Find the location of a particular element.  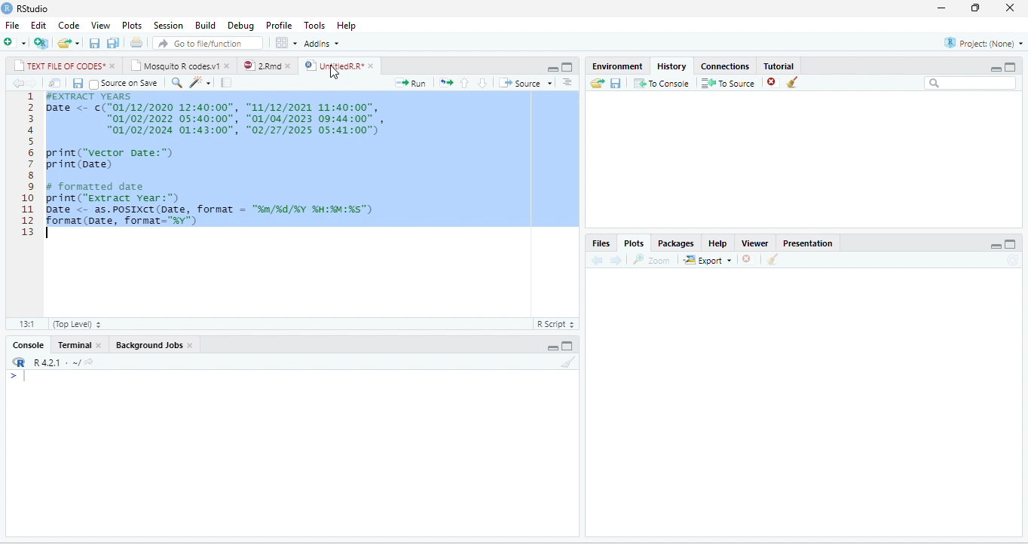

open folder is located at coordinates (598, 83).